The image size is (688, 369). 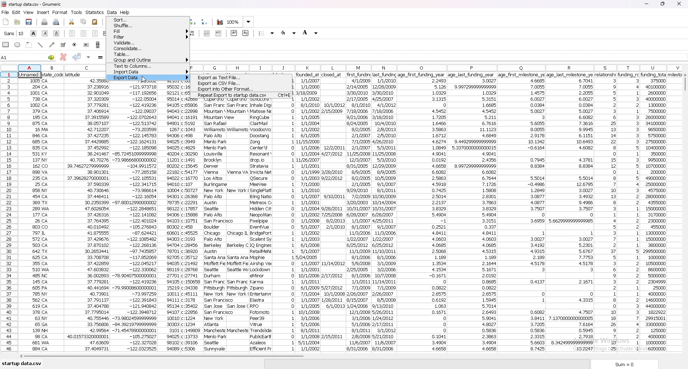 I want to click on sheet, so click(x=22, y=364).